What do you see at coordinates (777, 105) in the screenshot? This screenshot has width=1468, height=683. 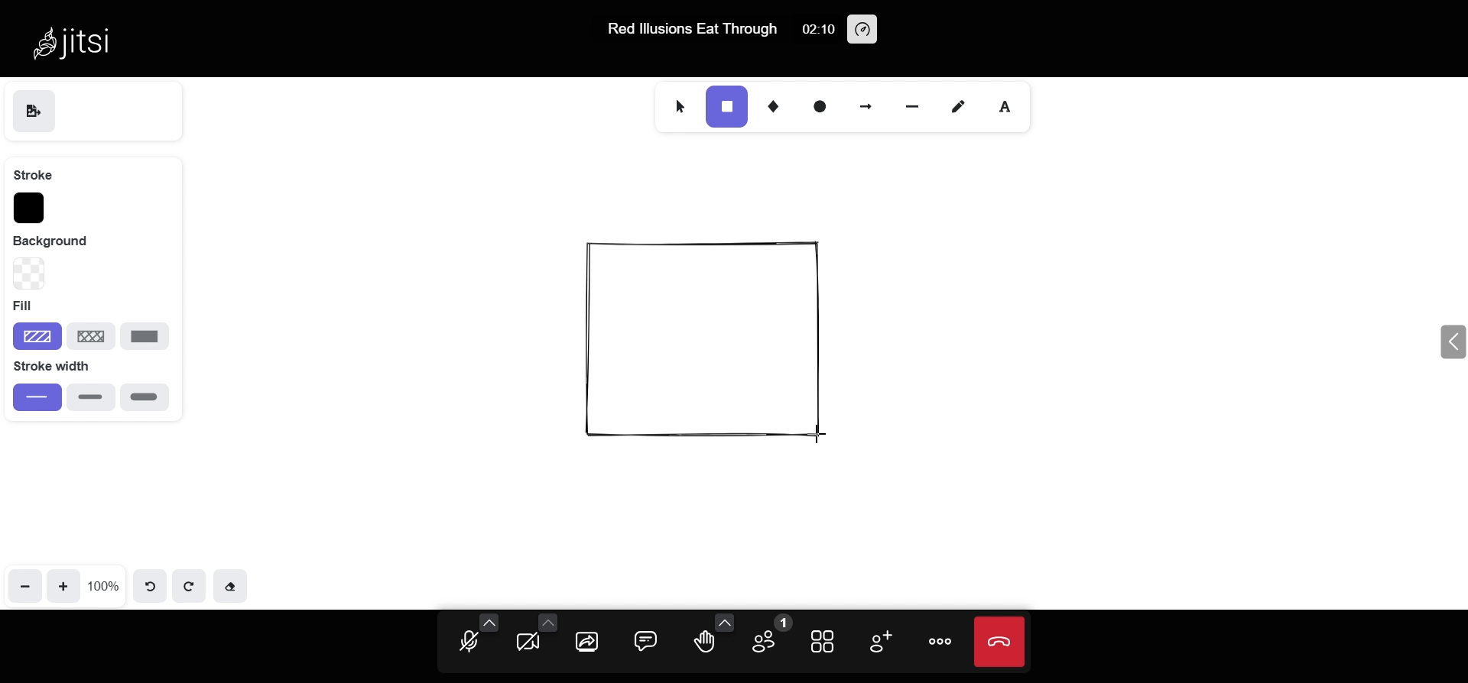 I see `diamond` at bounding box center [777, 105].